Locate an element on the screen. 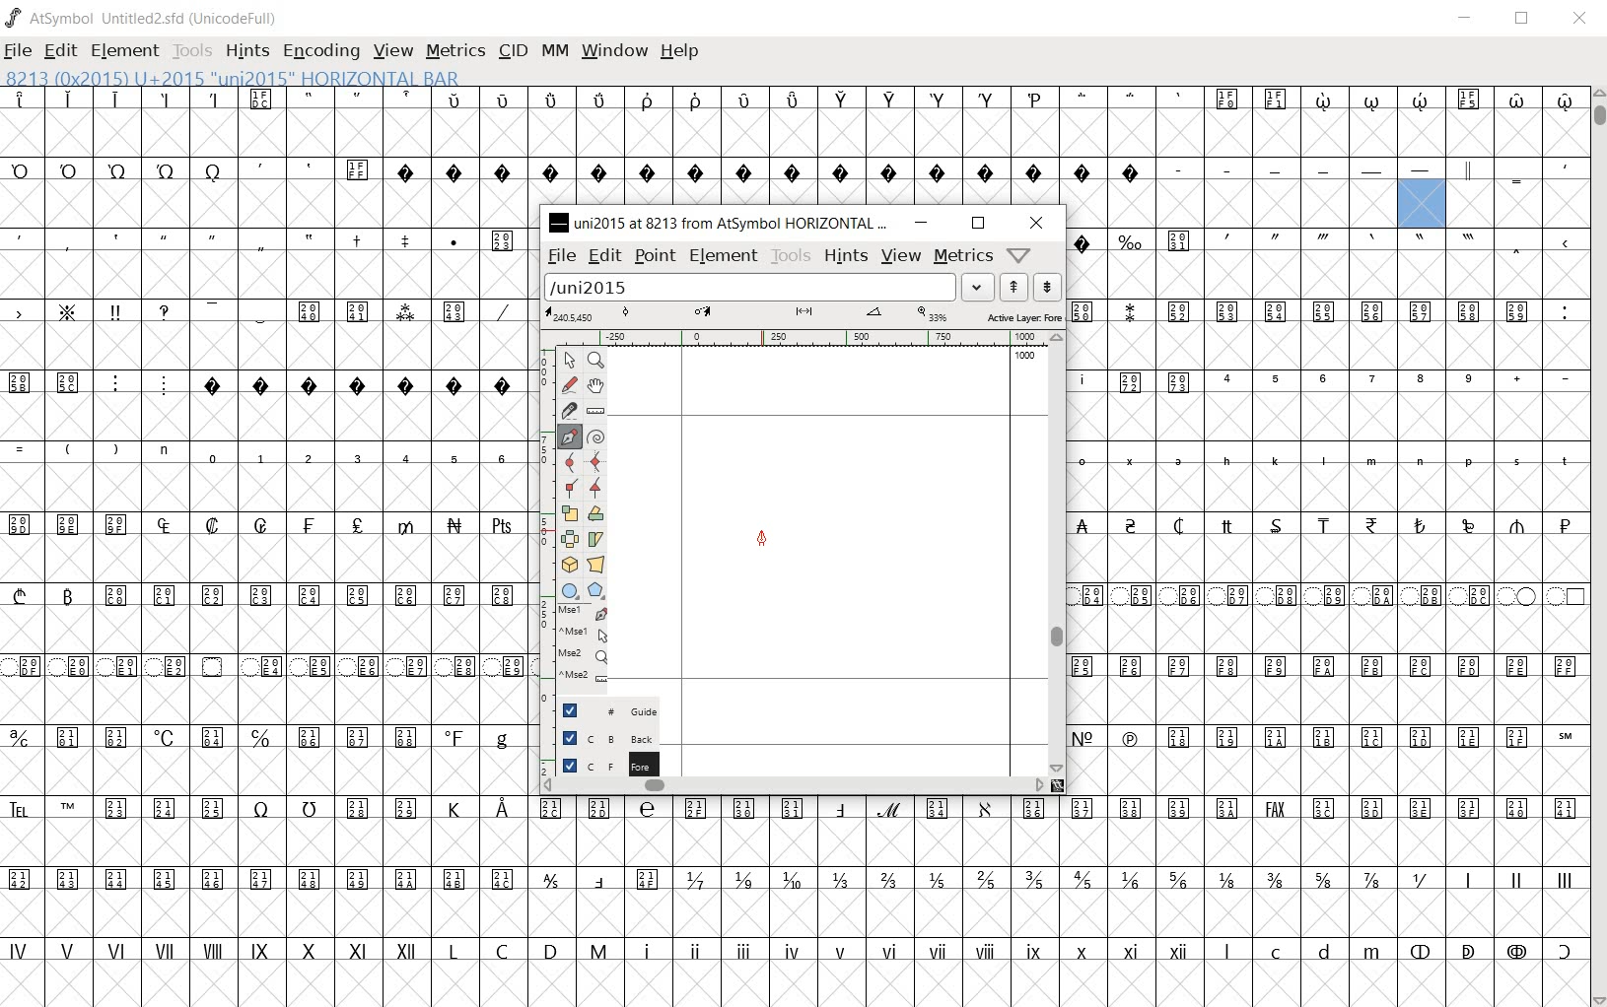 The width and height of the screenshot is (1607, 1007). scrollbar is located at coordinates (1061, 555).